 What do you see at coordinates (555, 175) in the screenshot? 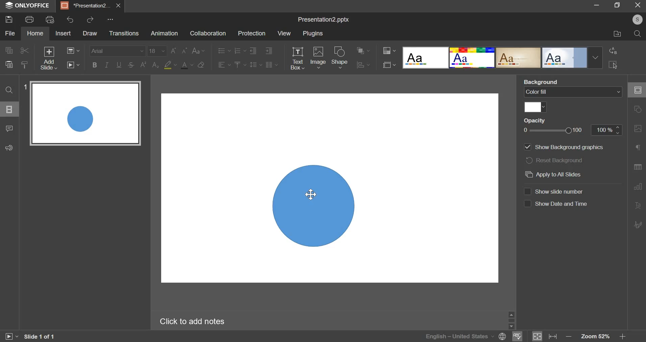
I see `apply to all slides` at bounding box center [555, 175].